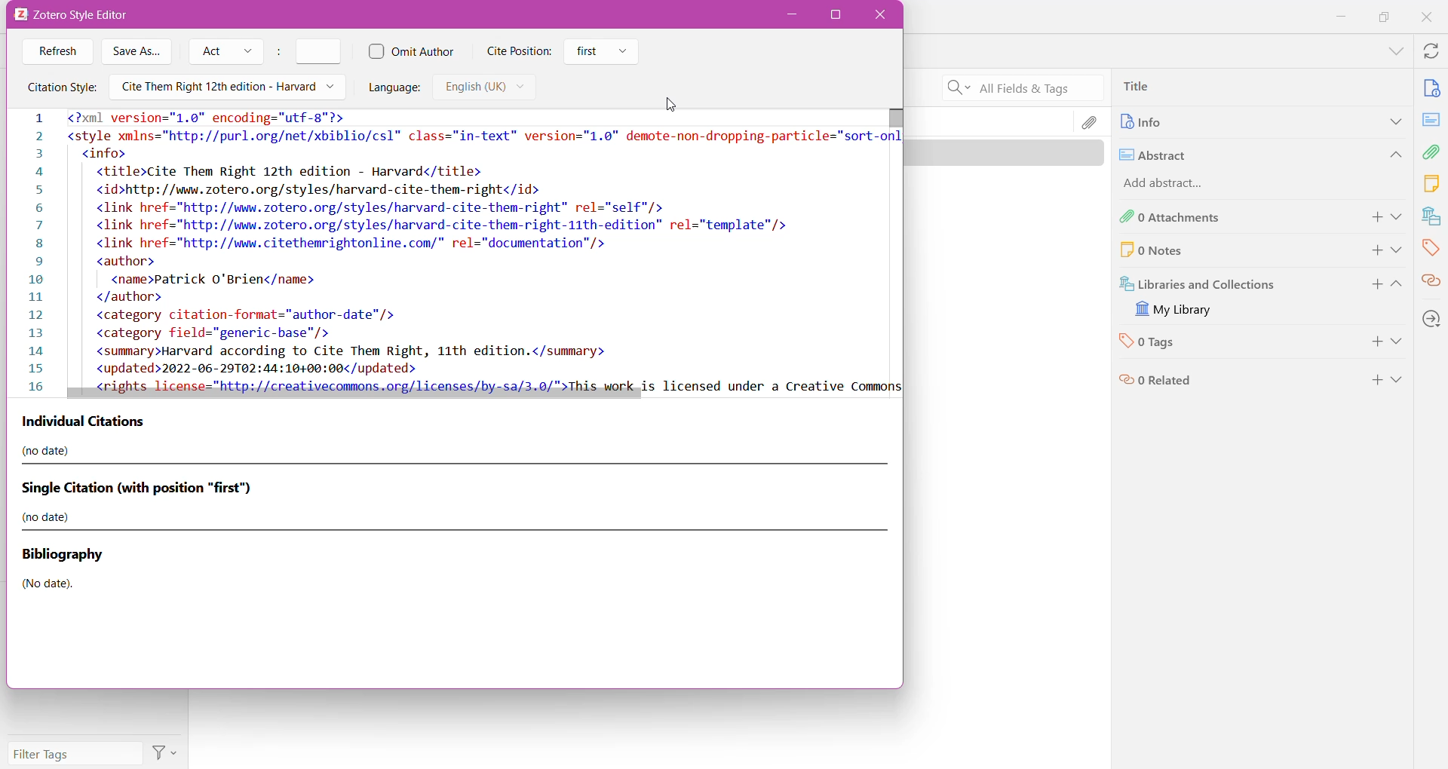  What do you see at coordinates (454, 248) in the screenshot?
I see `New selected Citation Style` at bounding box center [454, 248].